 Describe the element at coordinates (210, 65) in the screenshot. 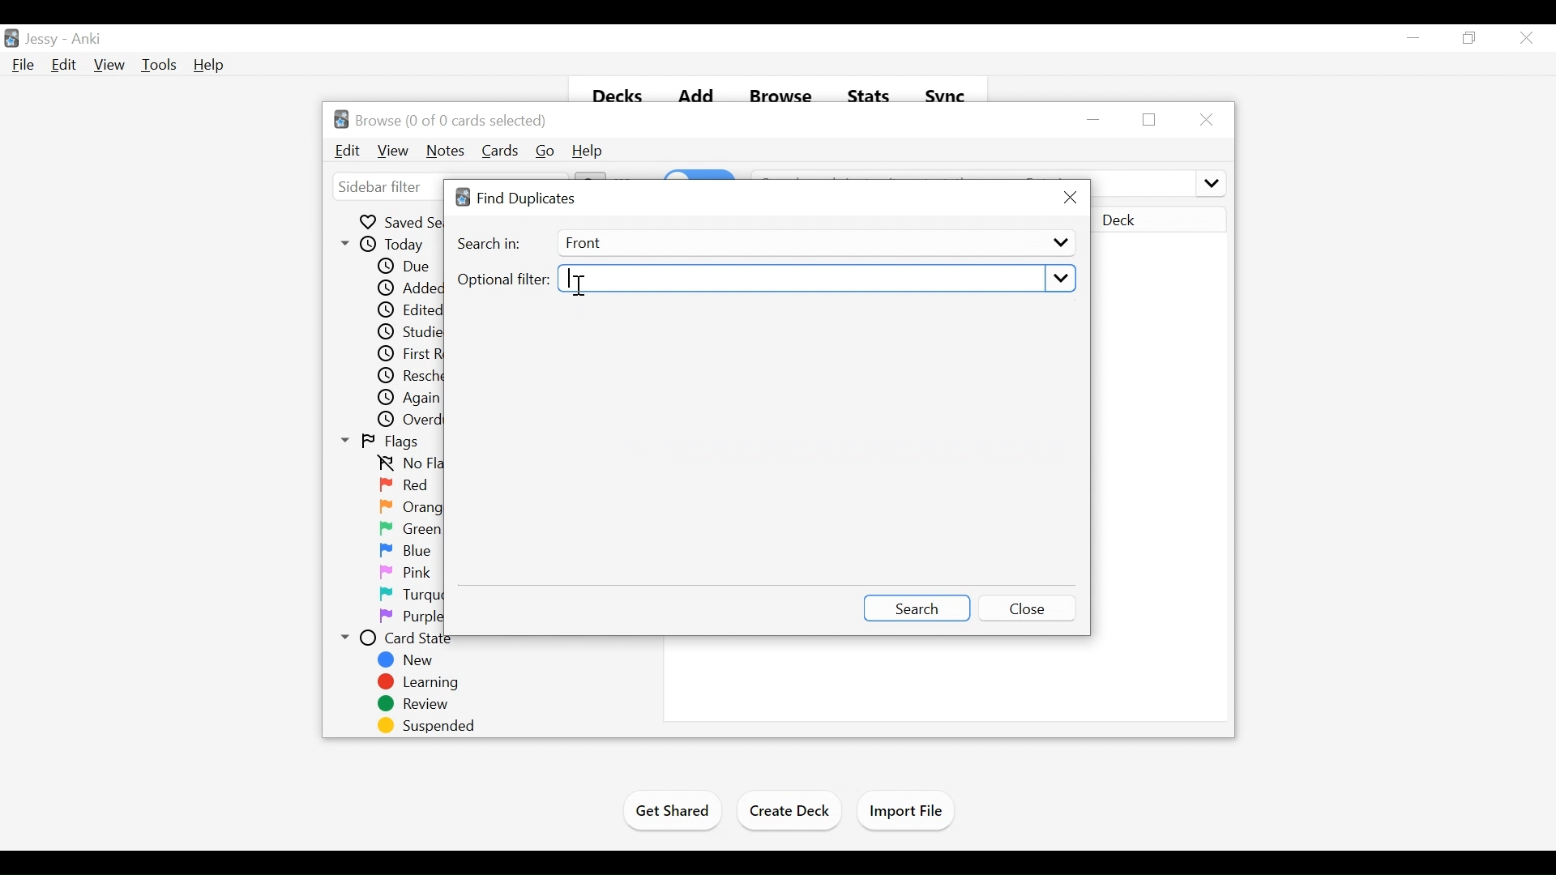

I see `Help` at that location.